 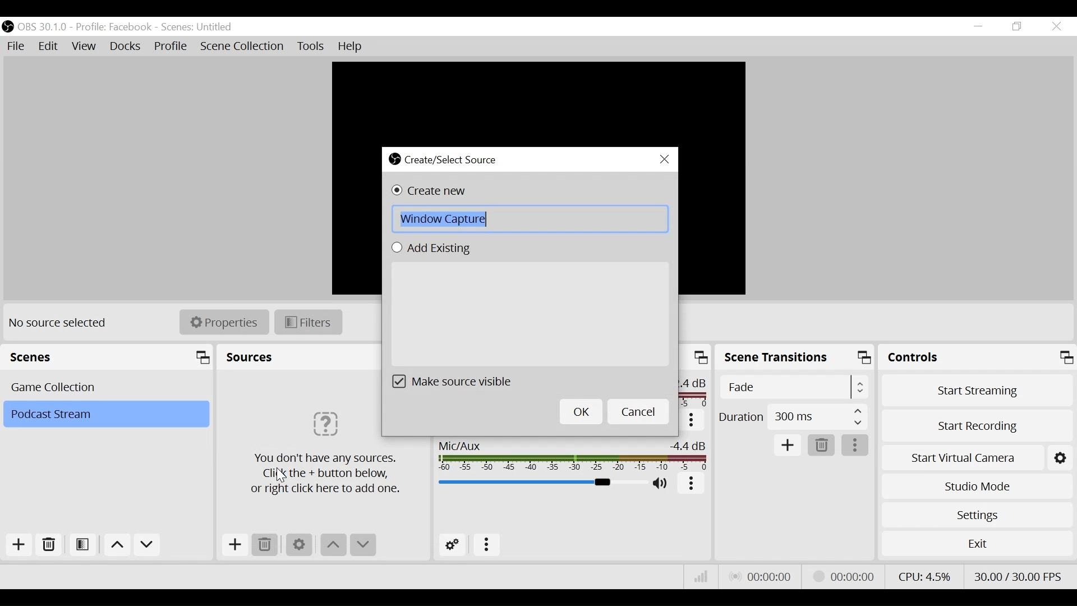 What do you see at coordinates (924, 577) in the screenshot?
I see `CPU Usage` at bounding box center [924, 577].